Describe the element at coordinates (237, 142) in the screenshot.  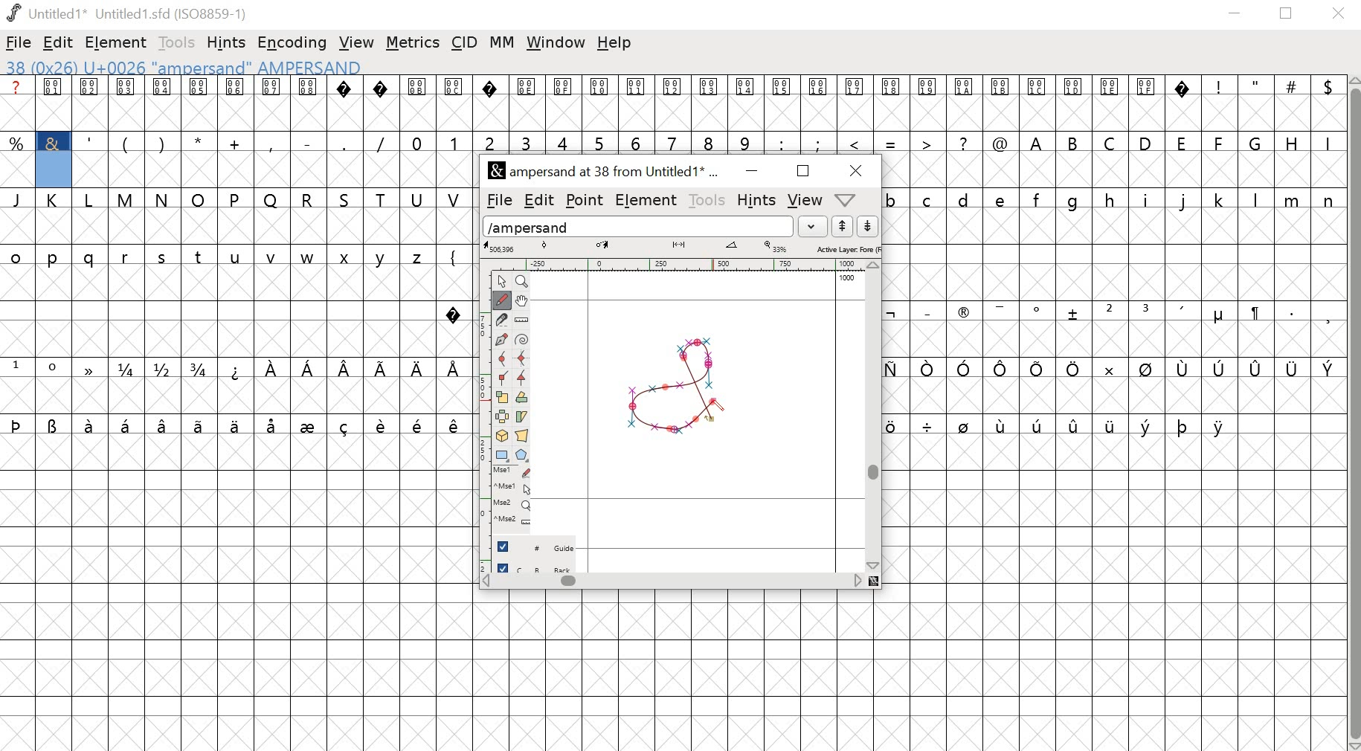
I see `+` at that location.